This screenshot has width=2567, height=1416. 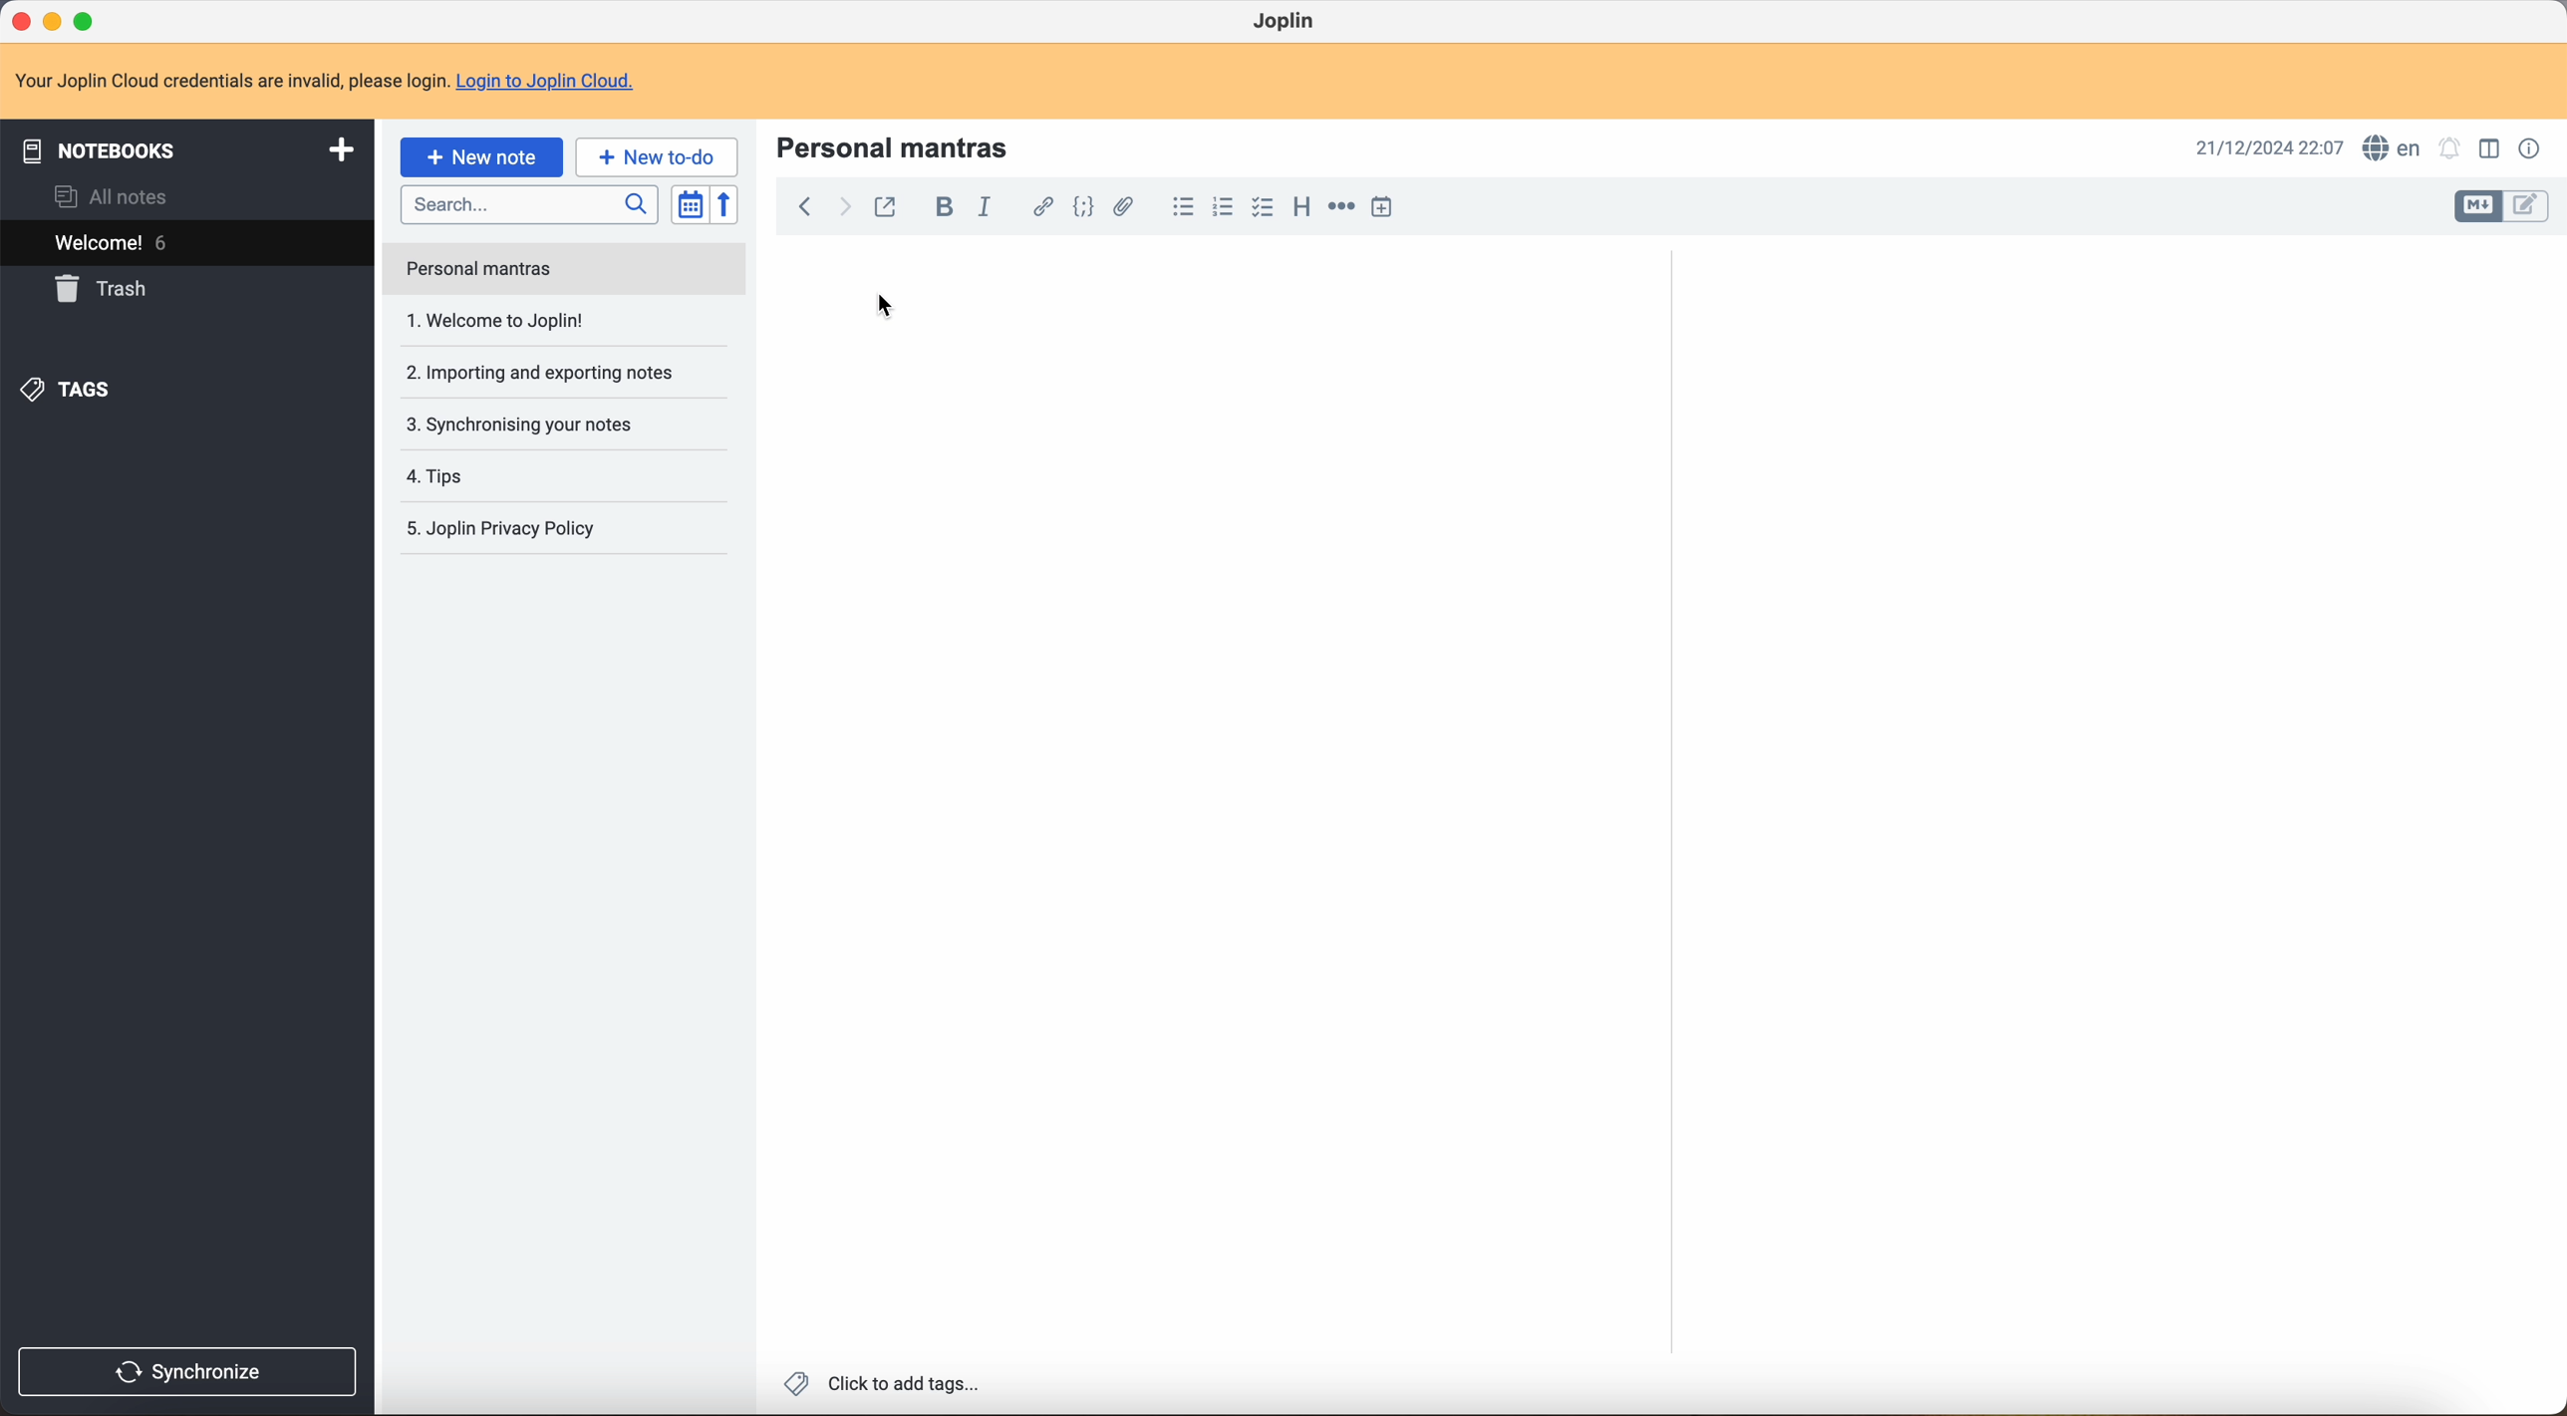 I want to click on code, so click(x=1084, y=210).